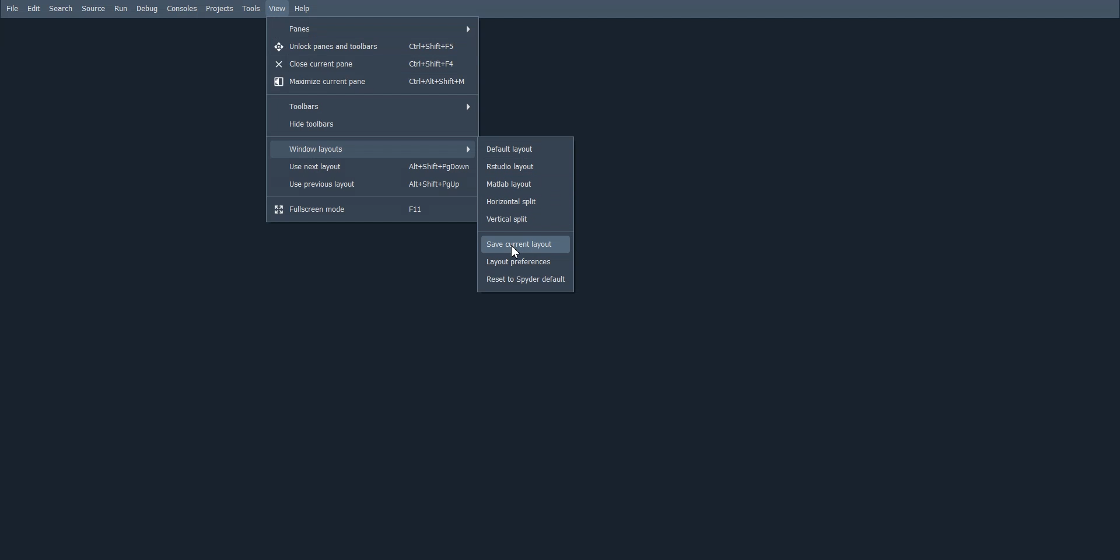 Image resolution: width=1120 pixels, height=560 pixels. What do you see at coordinates (252, 9) in the screenshot?
I see `Tools` at bounding box center [252, 9].